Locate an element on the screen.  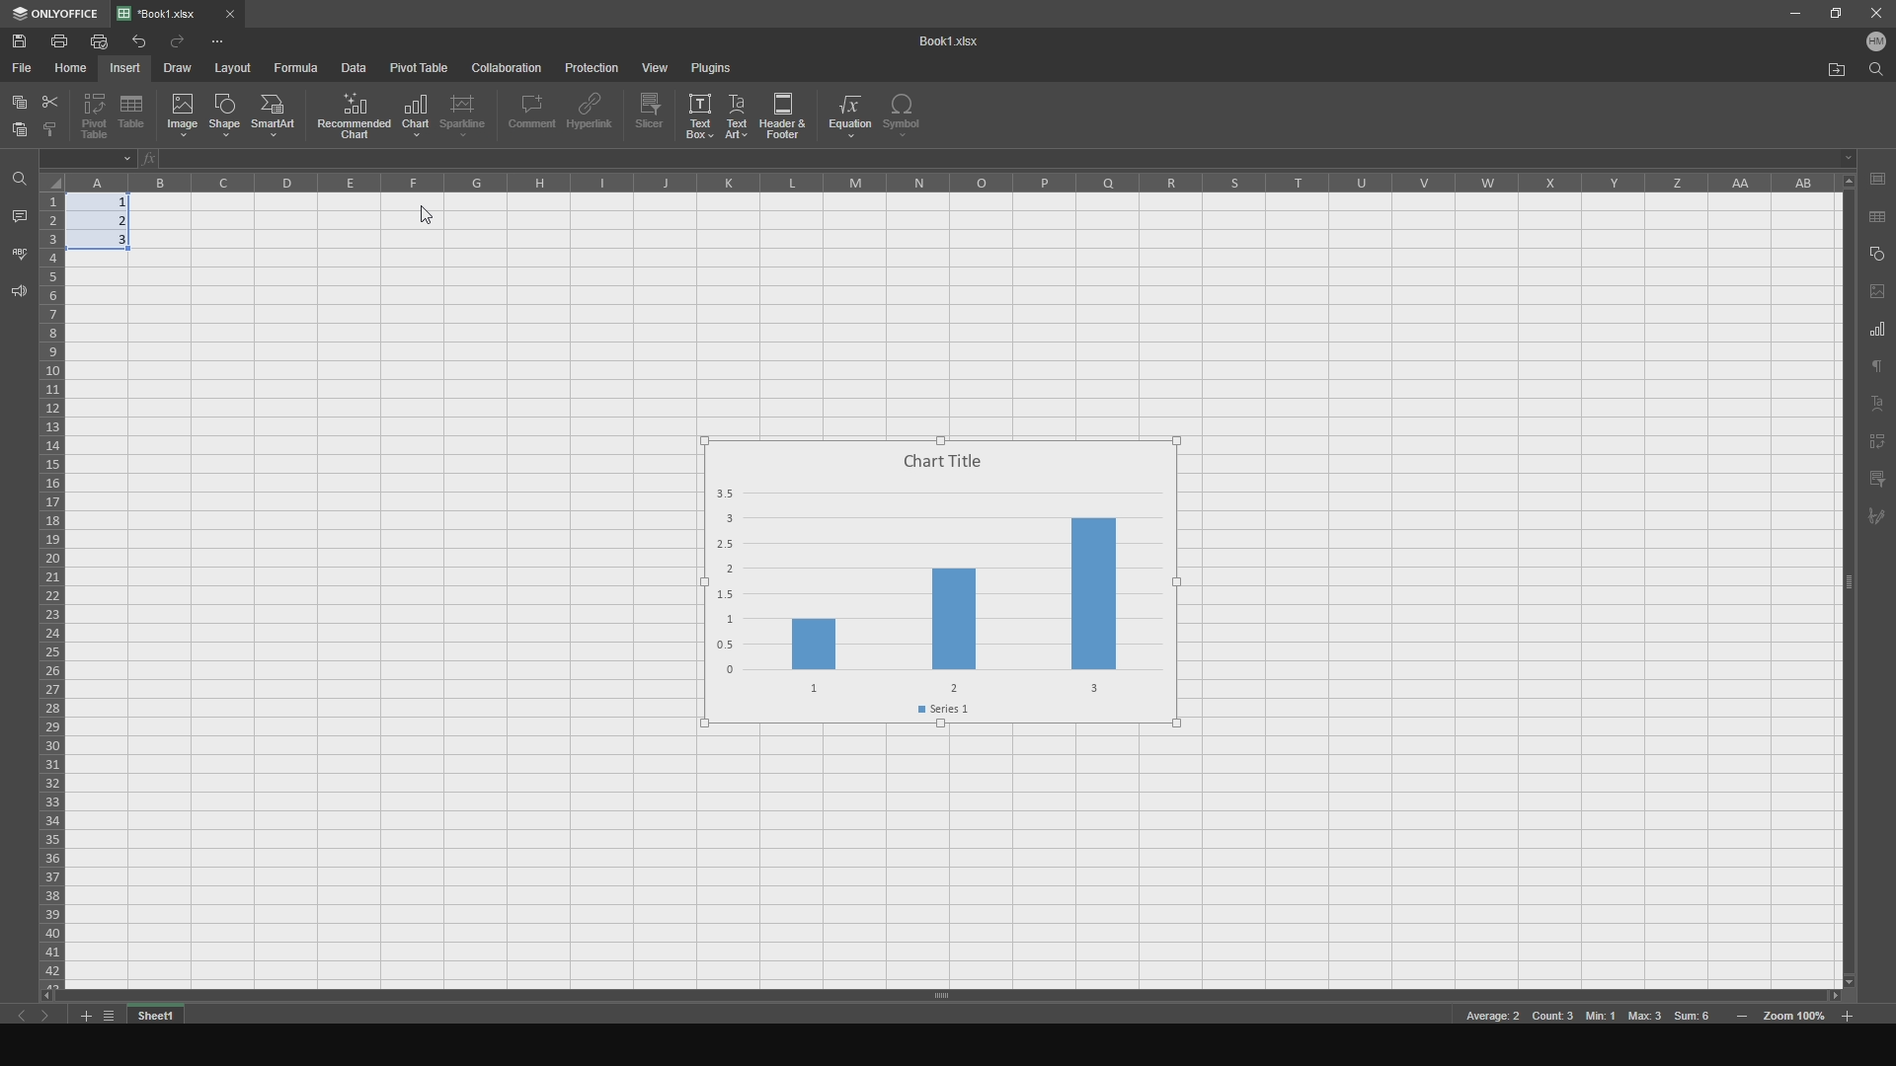
previous sheet is located at coordinates (18, 1017).